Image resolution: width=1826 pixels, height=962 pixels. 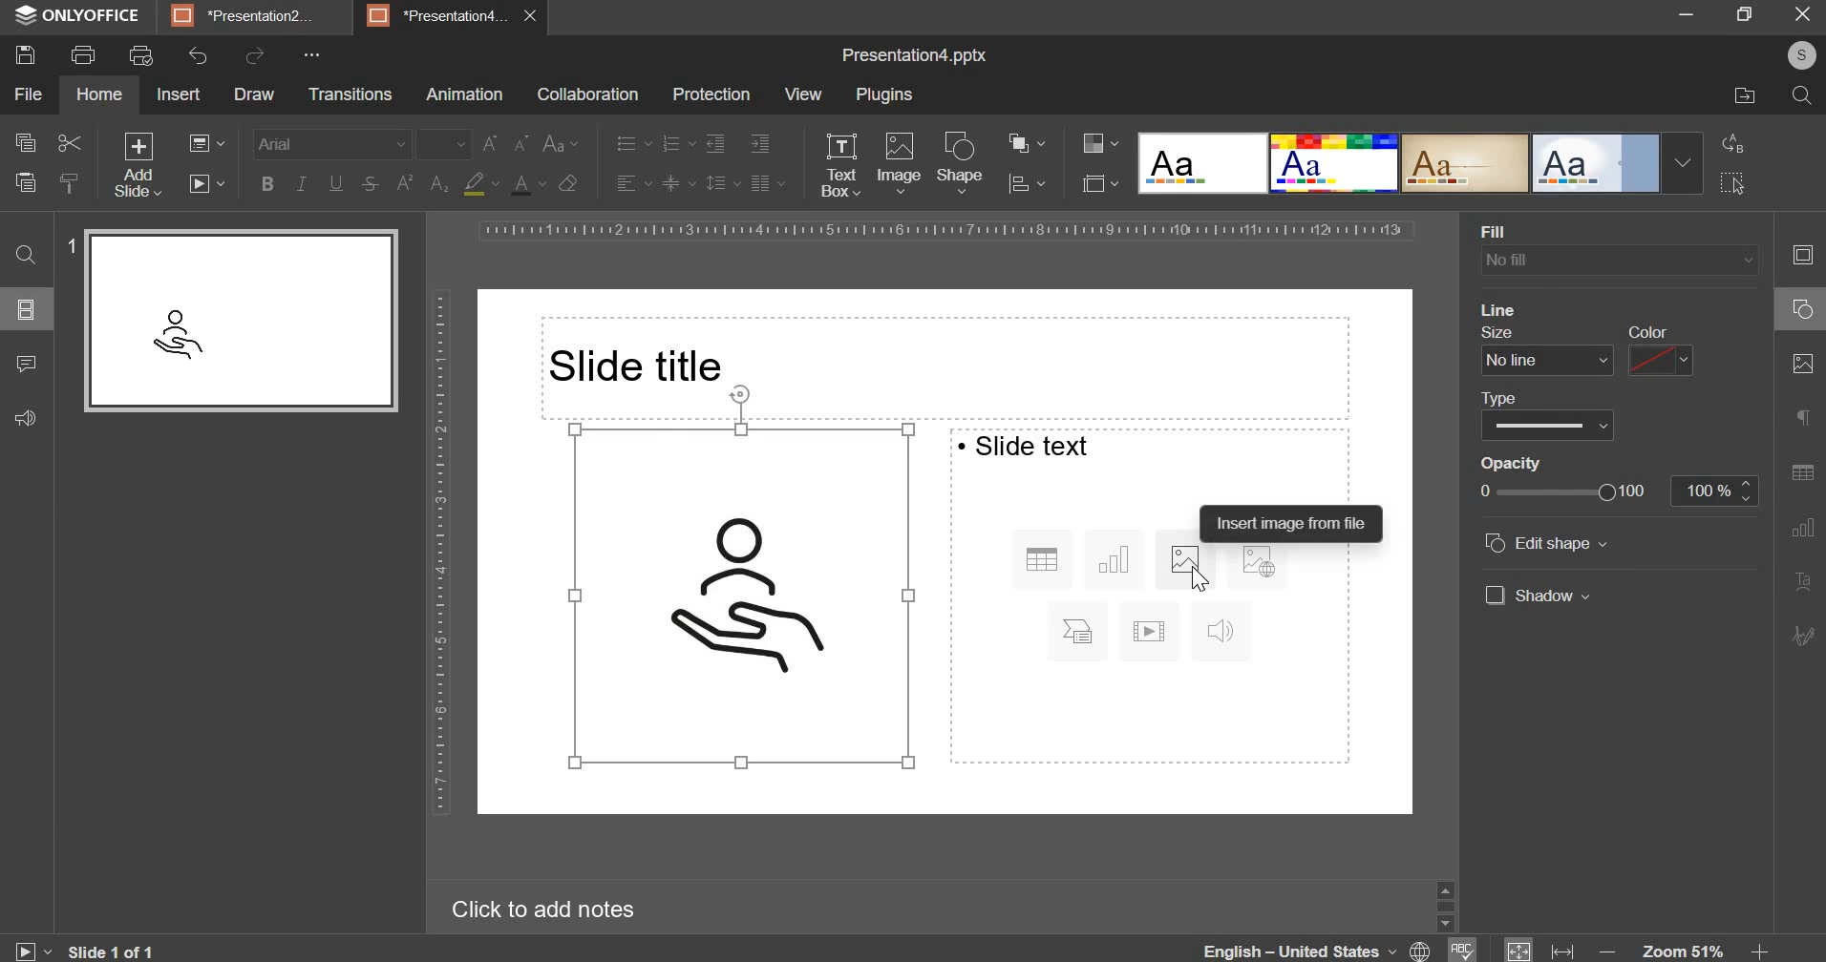 What do you see at coordinates (586, 96) in the screenshot?
I see `collaboration` at bounding box center [586, 96].